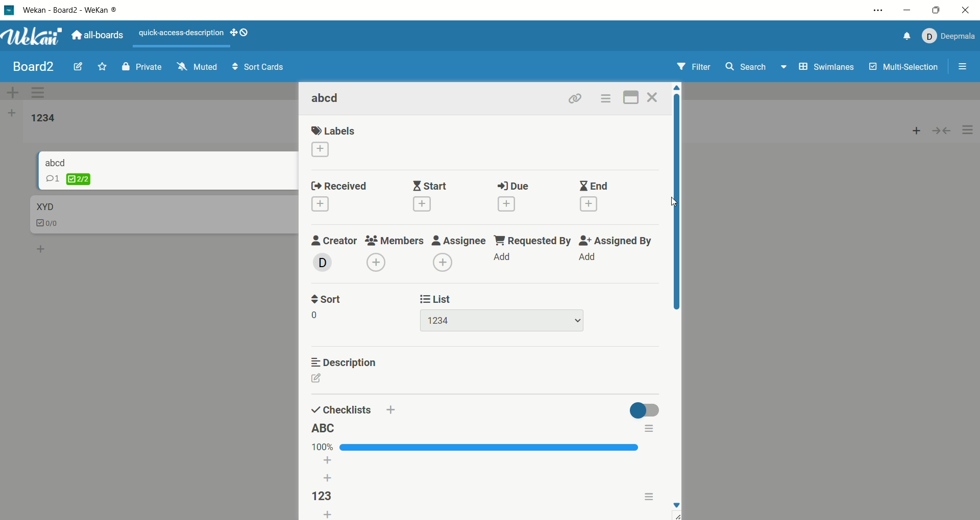 The width and height of the screenshot is (980, 520). Describe the element at coordinates (437, 298) in the screenshot. I see `list` at that location.